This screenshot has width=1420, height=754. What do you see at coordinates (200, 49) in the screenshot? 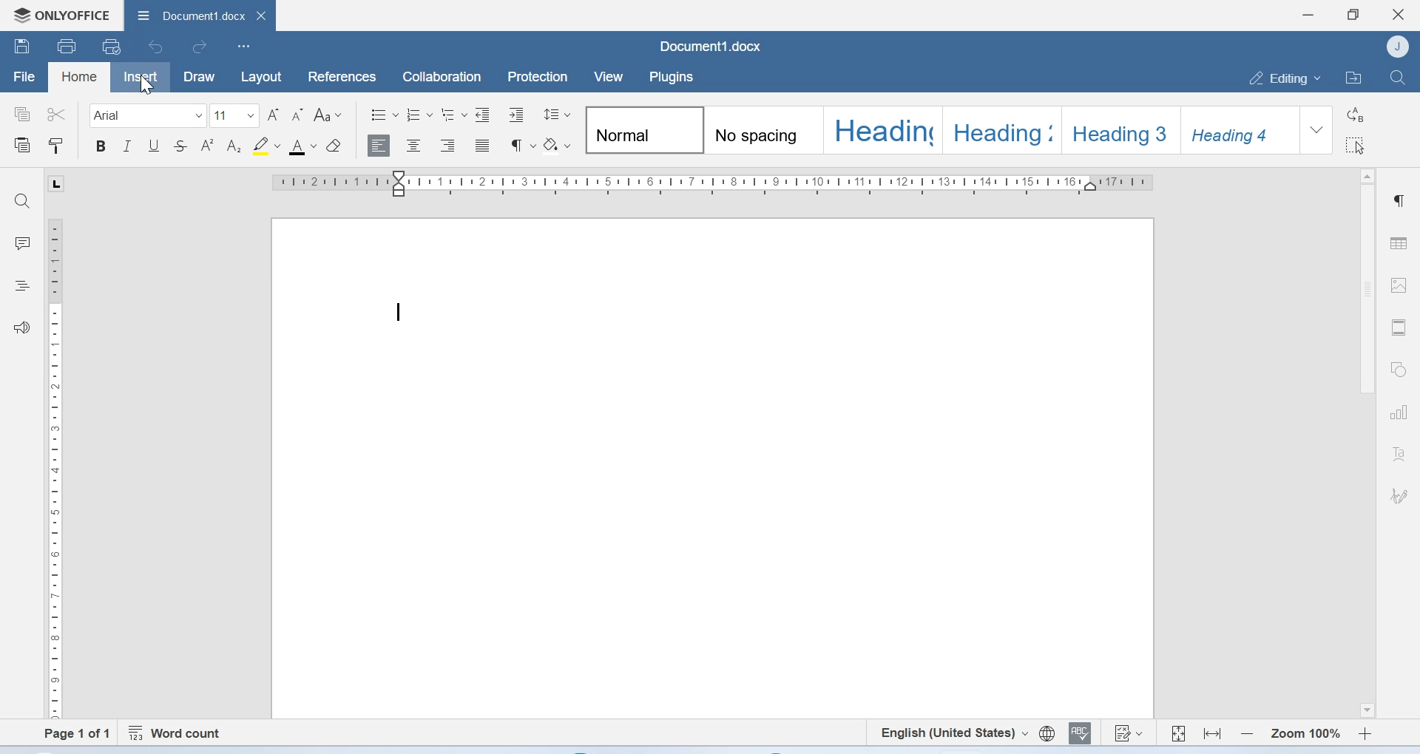
I see `redo` at bounding box center [200, 49].